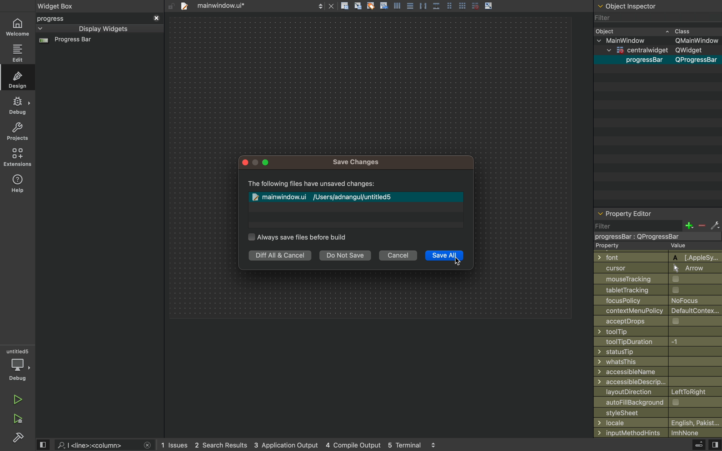 The height and width of the screenshot is (451, 722). I want to click on logs, so click(302, 445).